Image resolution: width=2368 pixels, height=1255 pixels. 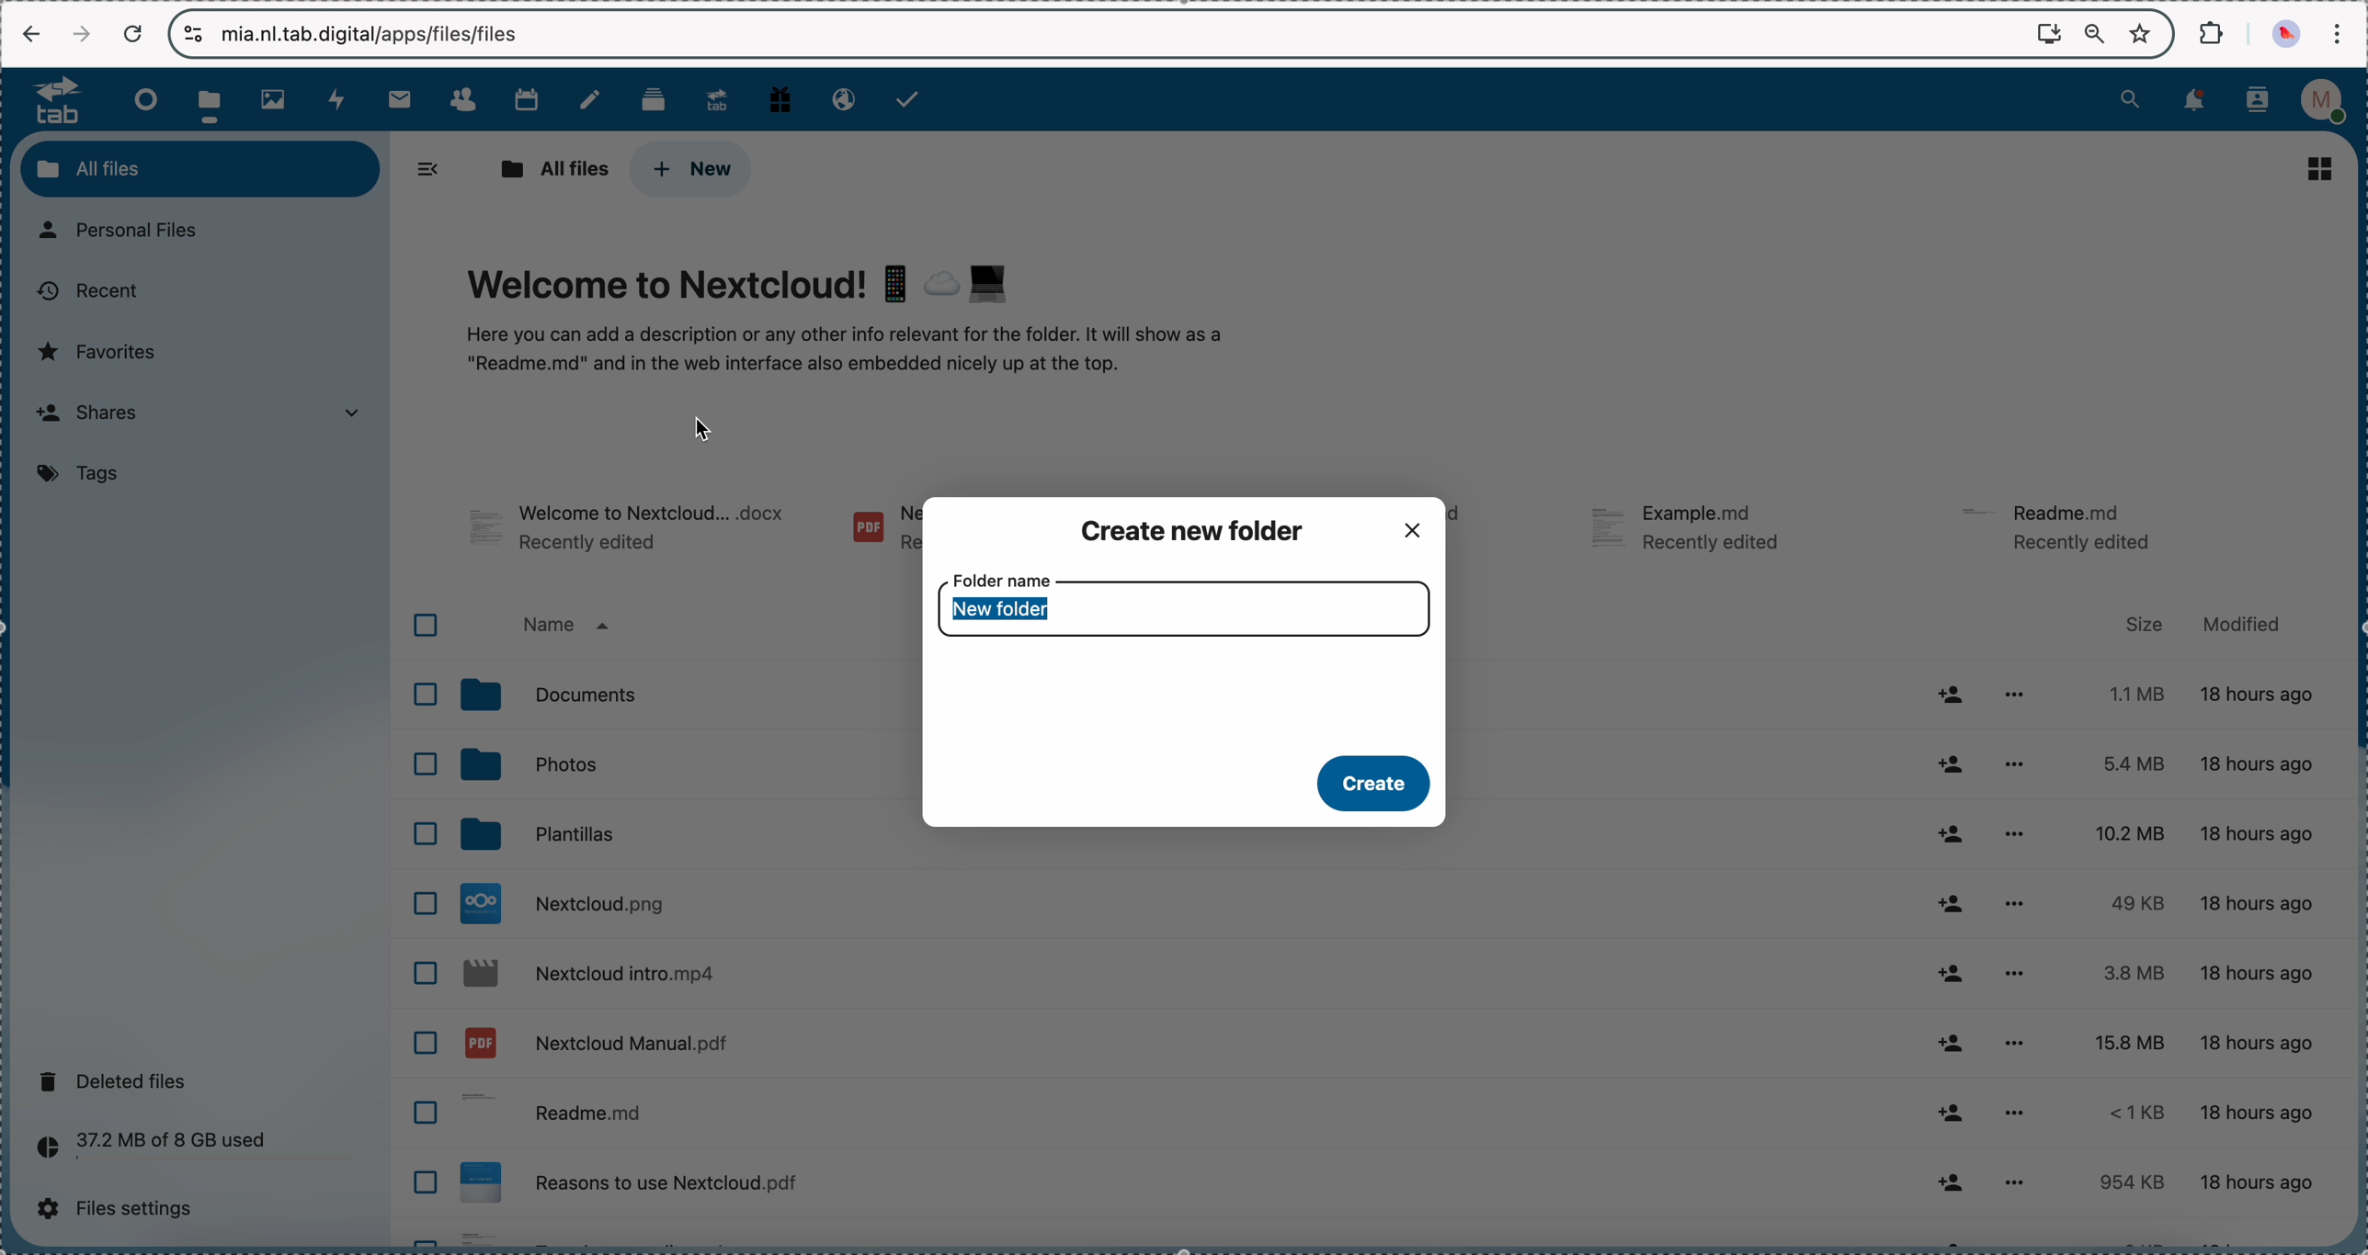 What do you see at coordinates (2321, 168) in the screenshot?
I see `list view` at bounding box center [2321, 168].